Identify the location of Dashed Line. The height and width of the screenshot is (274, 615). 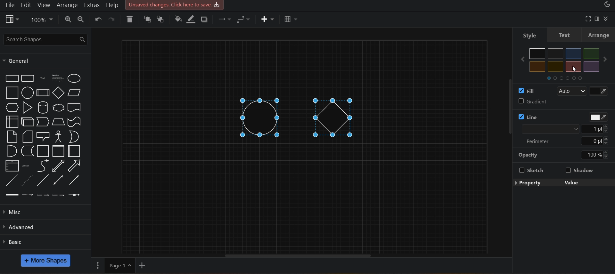
(12, 179).